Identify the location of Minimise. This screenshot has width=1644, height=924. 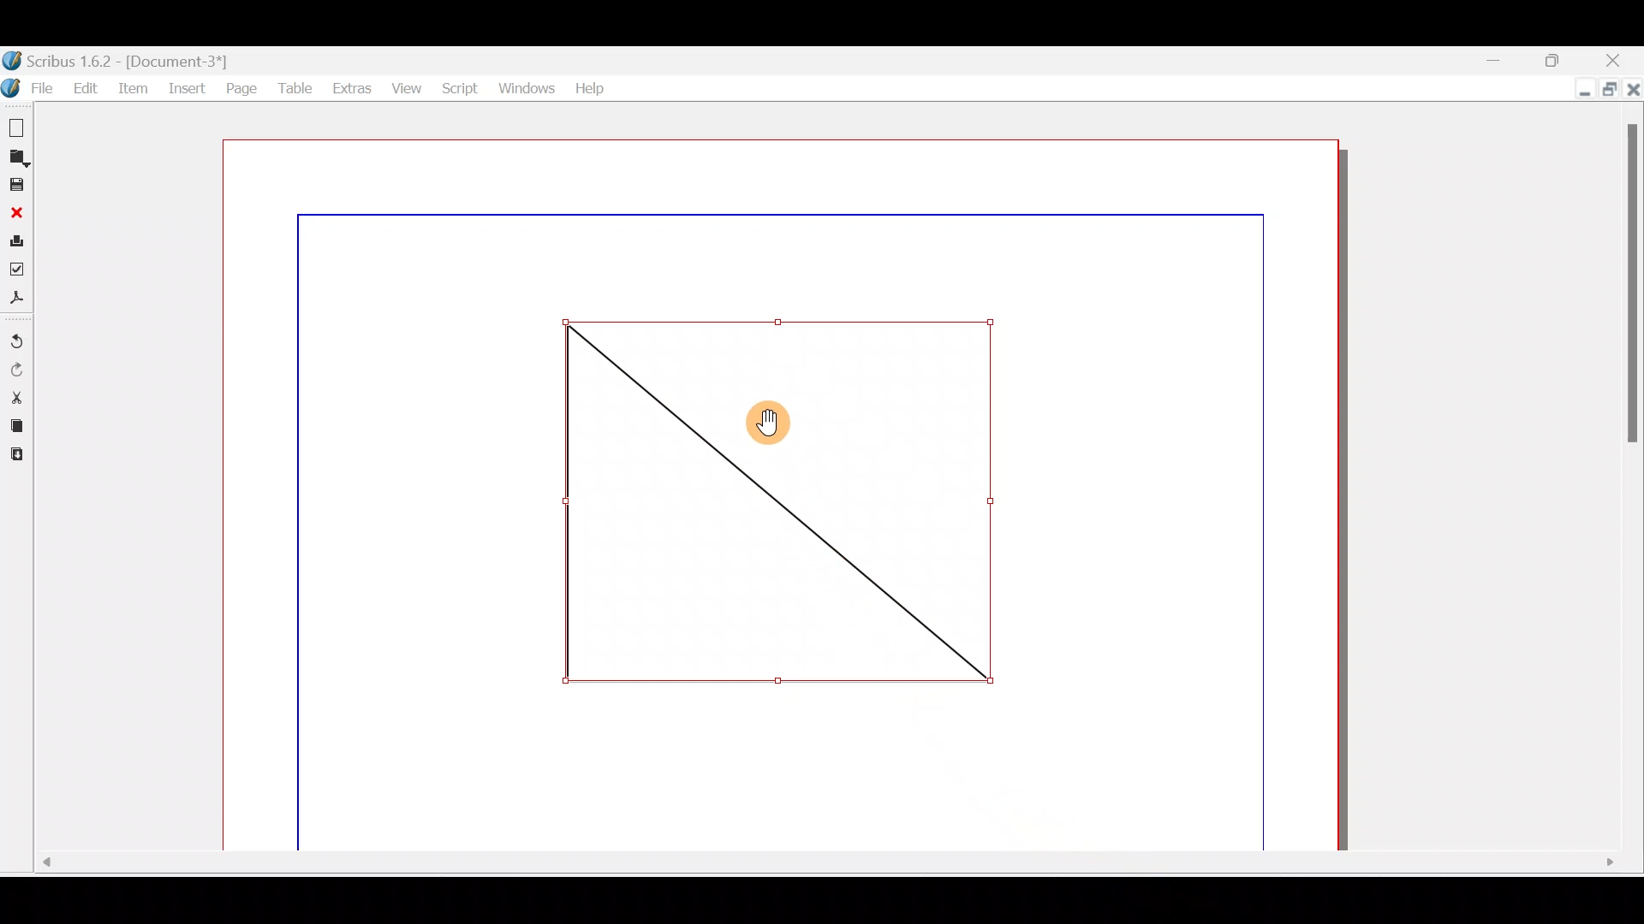
(1575, 92).